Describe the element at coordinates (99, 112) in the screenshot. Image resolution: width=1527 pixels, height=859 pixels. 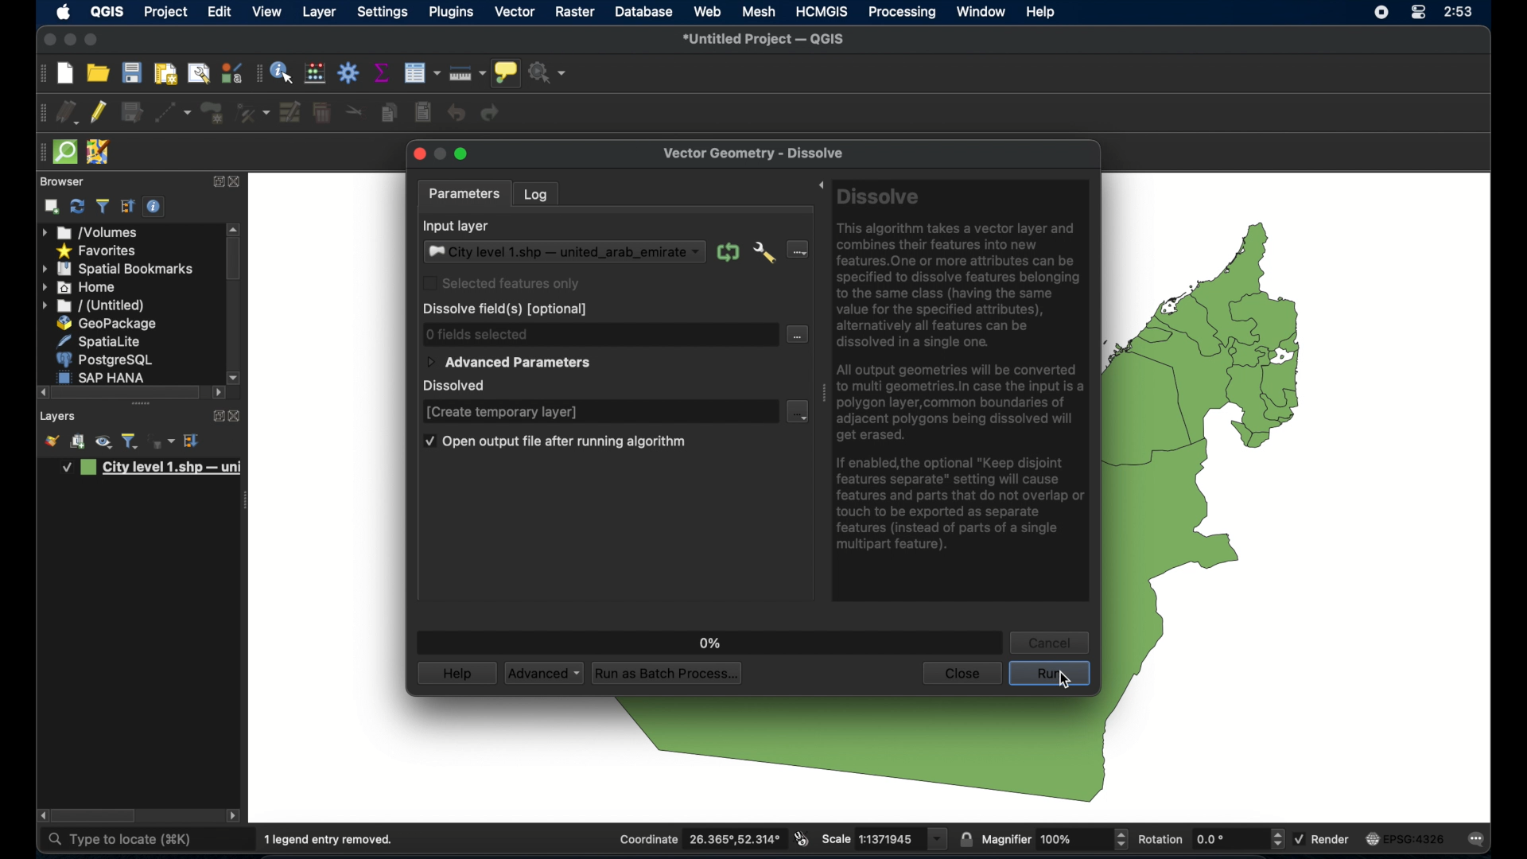
I see `toggle editing` at that location.